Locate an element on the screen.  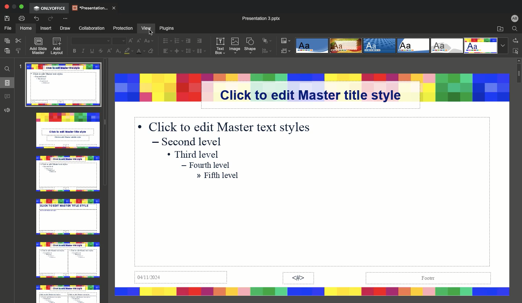
Shape is located at coordinates (251, 46).